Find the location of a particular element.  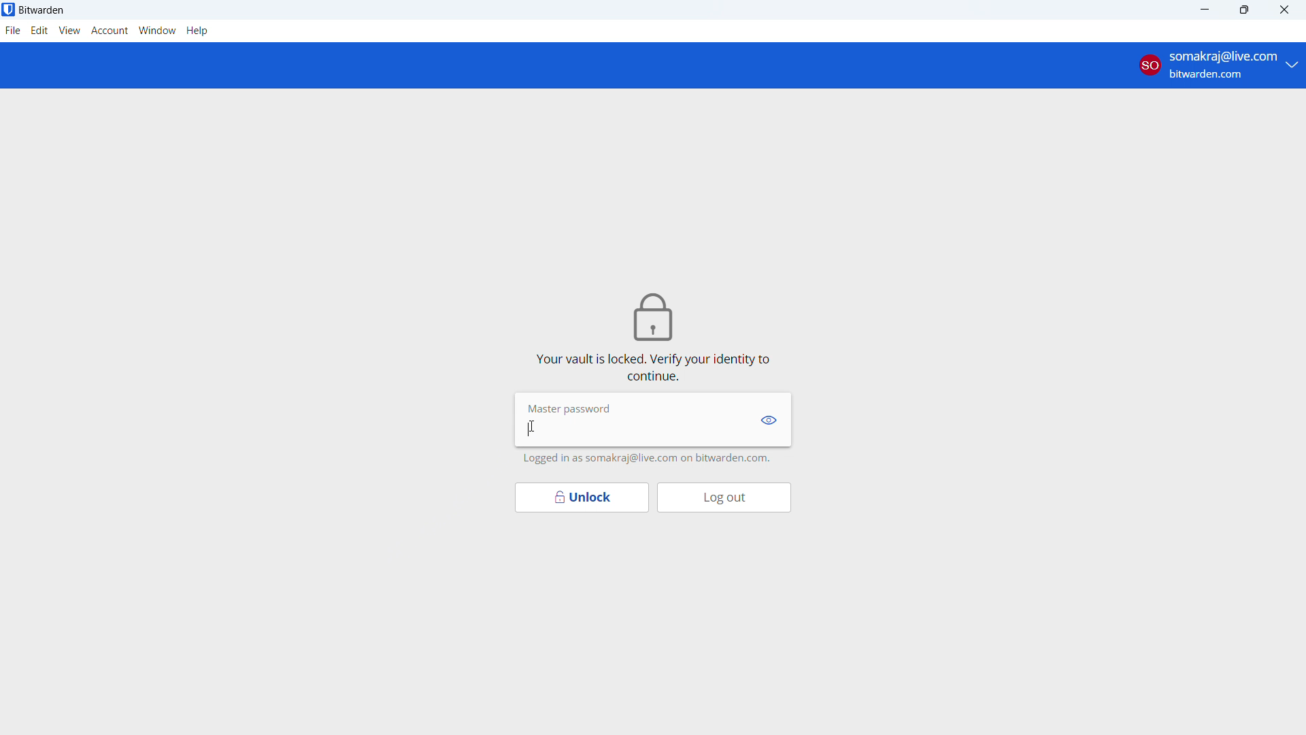

window is located at coordinates (157, 31).